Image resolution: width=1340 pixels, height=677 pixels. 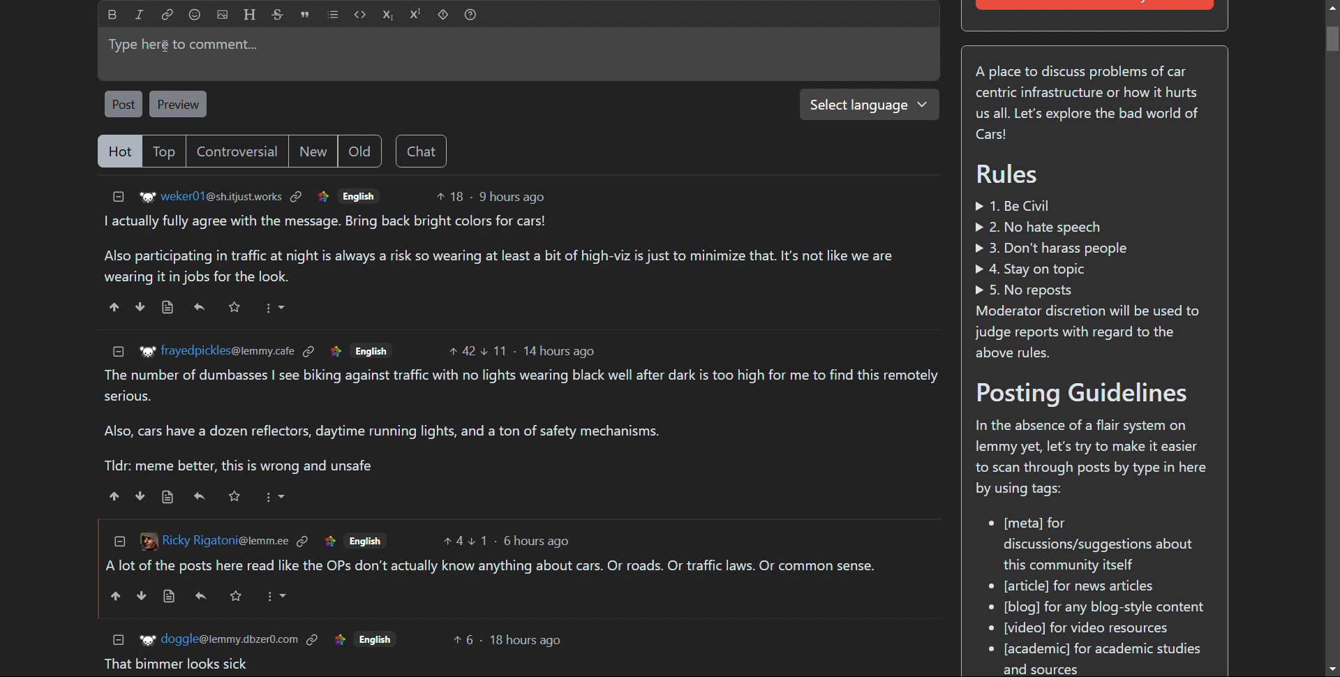 What do you see at coordinates (322, 197) in the screenshot?
I see `link` at bounding box center [322, 197].